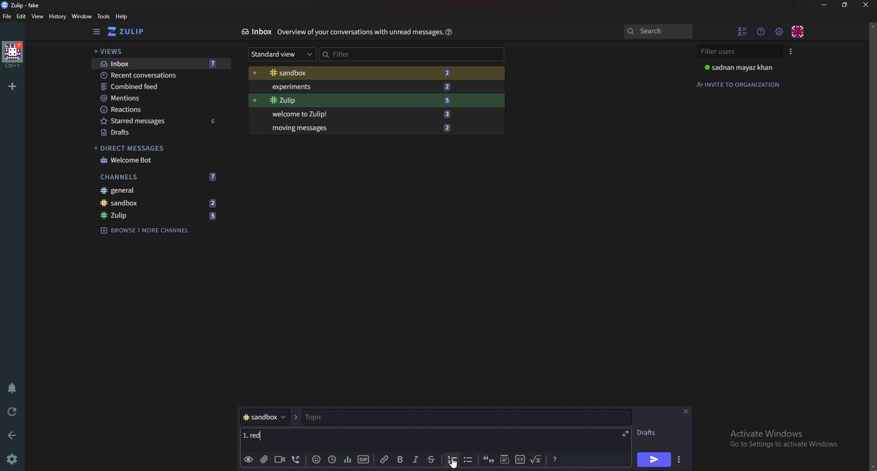 This screenshot has height=471, width=877. Describe the element at coordinates (537, 459) in the screenshot. I see `Math` at that location.